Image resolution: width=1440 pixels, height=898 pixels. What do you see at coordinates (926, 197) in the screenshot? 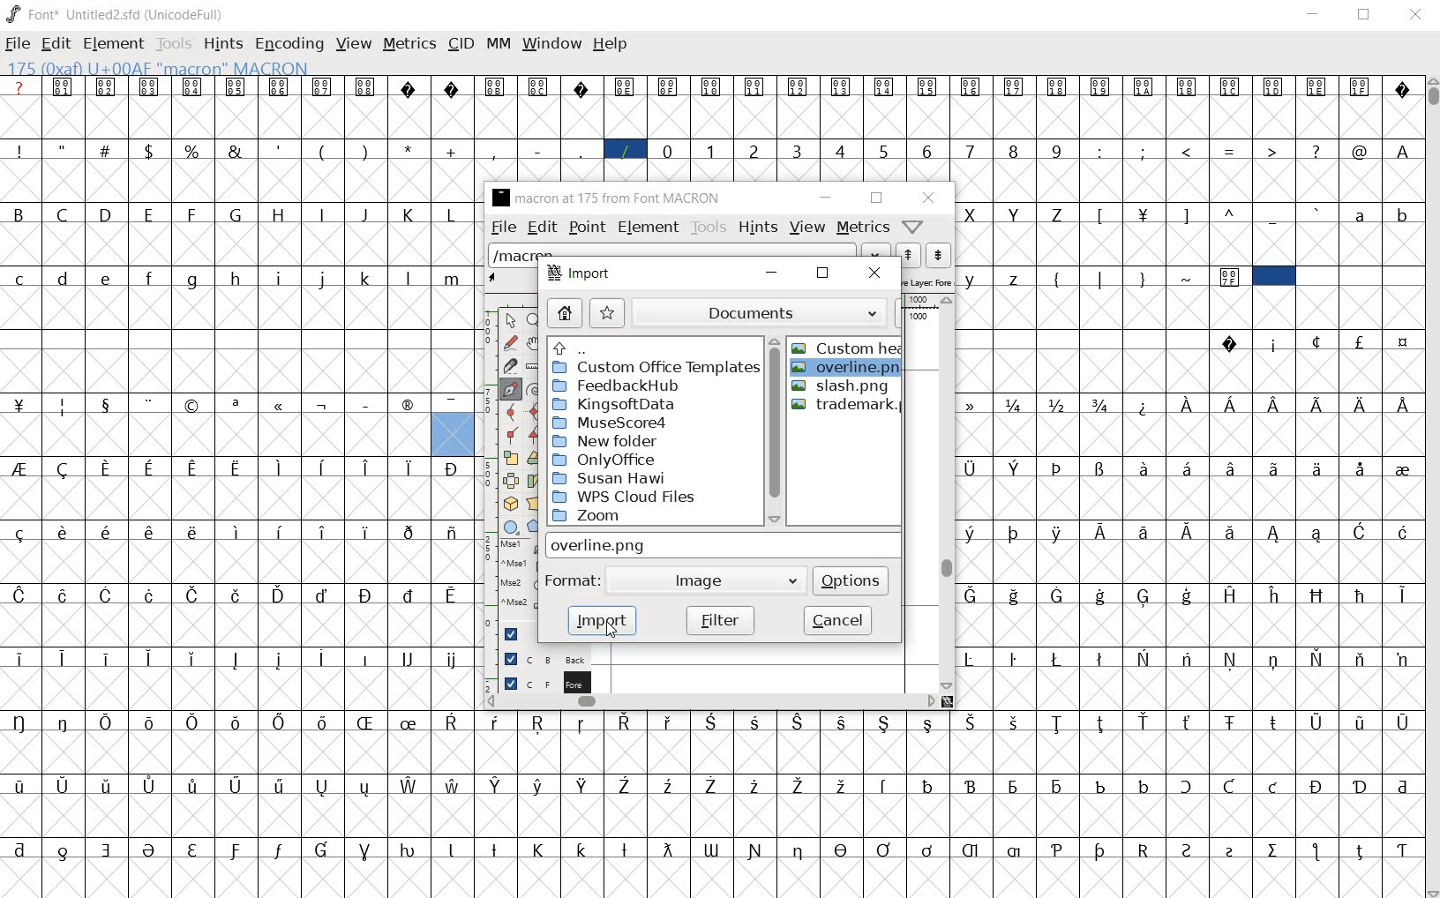
I see `close` at bounding box center [926, 197].